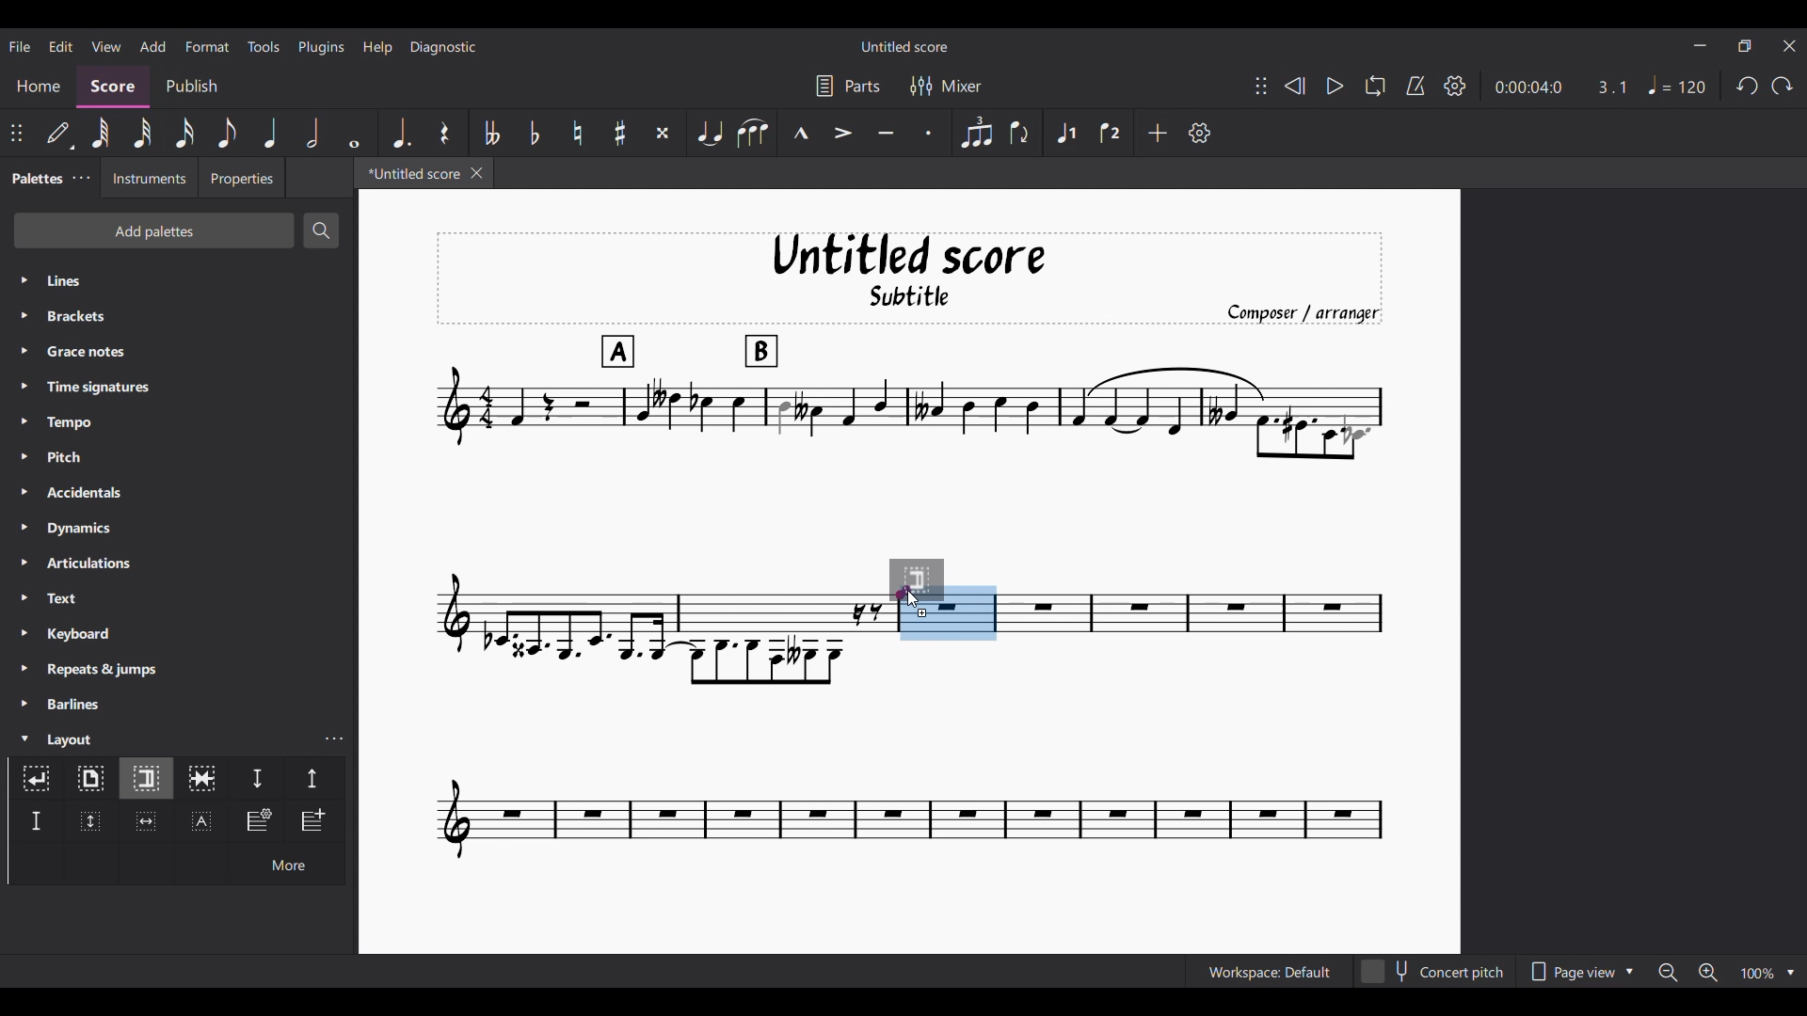  I want to click on Quarter note, so click(270, 132).